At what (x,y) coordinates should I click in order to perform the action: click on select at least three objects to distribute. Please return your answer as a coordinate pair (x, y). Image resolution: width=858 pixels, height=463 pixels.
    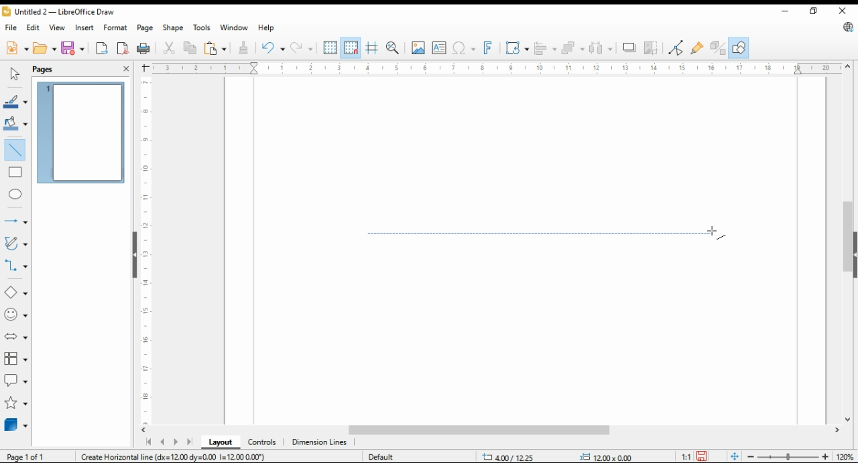
    Looking at the image, I should click on (601, 48).